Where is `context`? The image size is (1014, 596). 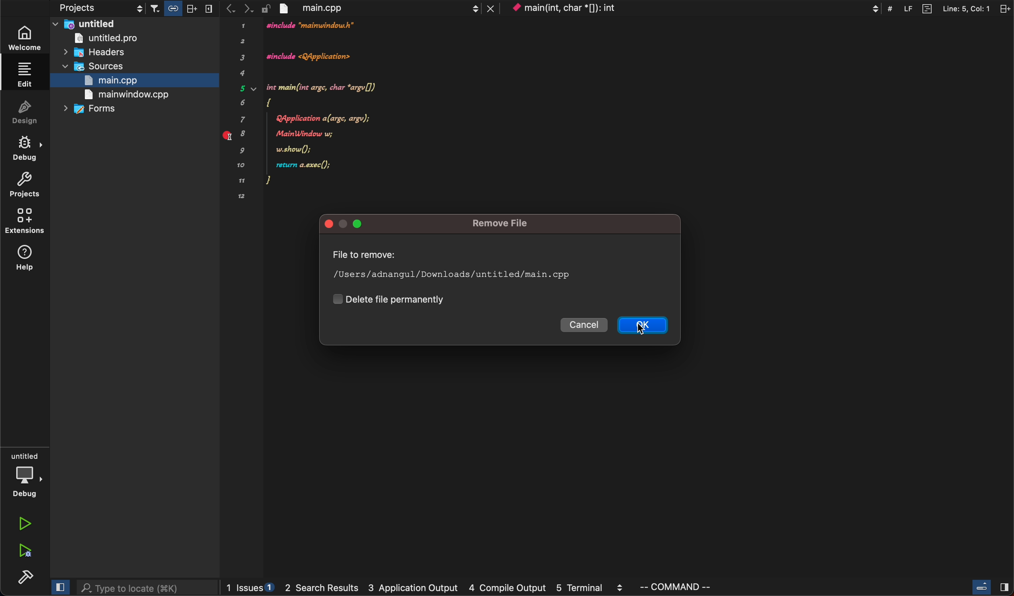 context is located at coordinates (695, 8).